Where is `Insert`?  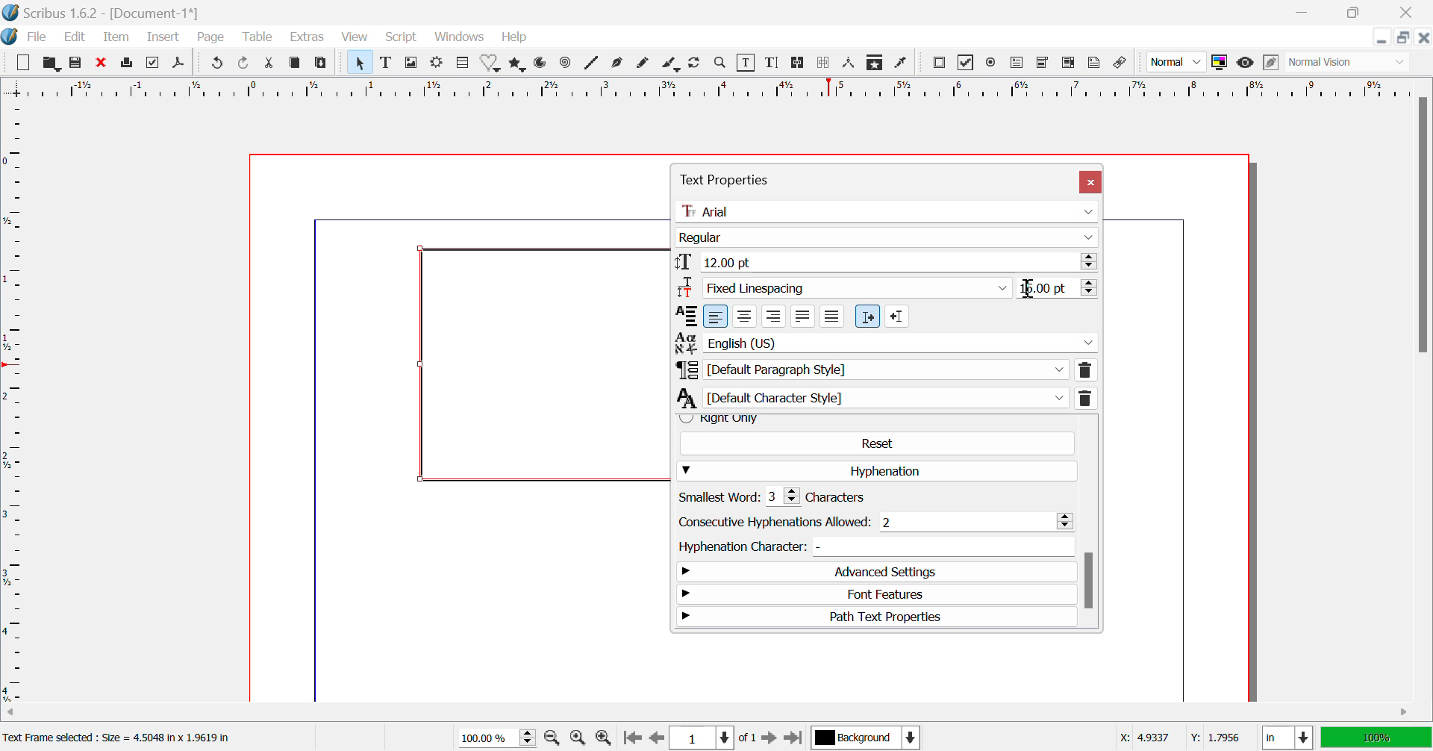 Insert is located at coordinates (165, 37).